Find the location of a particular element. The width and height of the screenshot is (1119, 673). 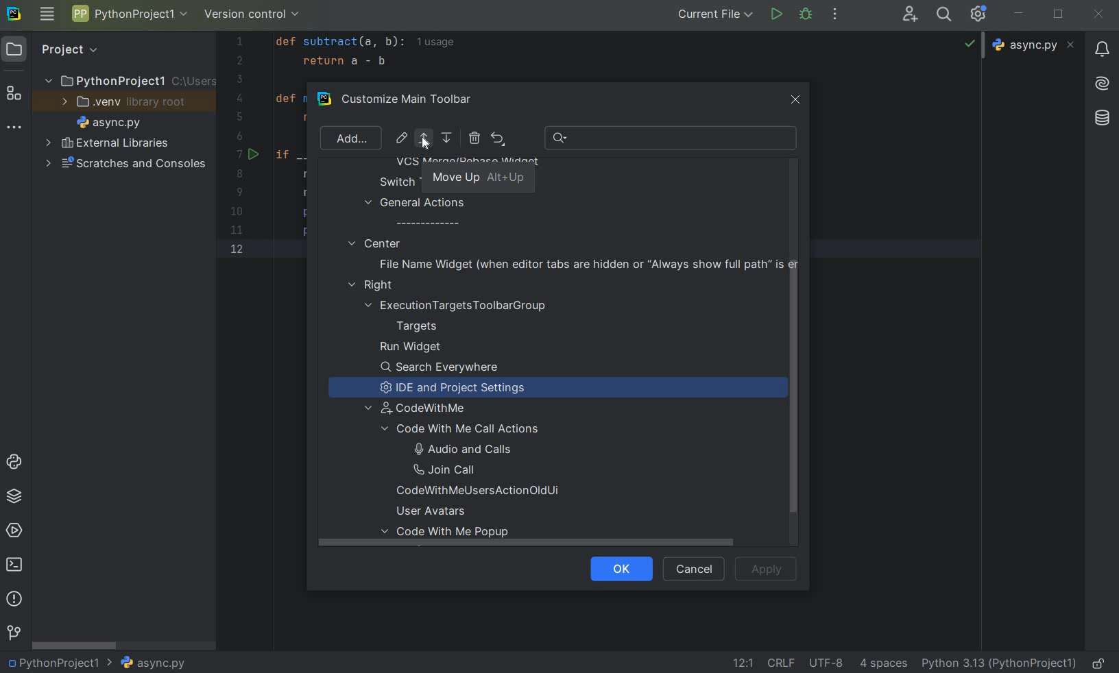

user avatars is located at coordinates (437, 511).